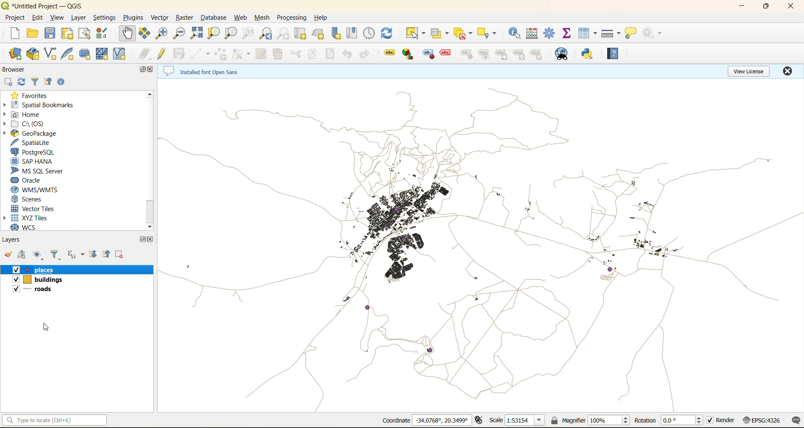  Describe the element at coordinates (550, 32) in the screenshot. I see `tool box` at that location.